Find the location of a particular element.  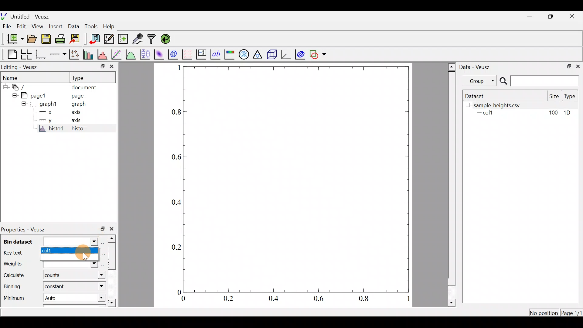

page is located at coordinates (37, 96).